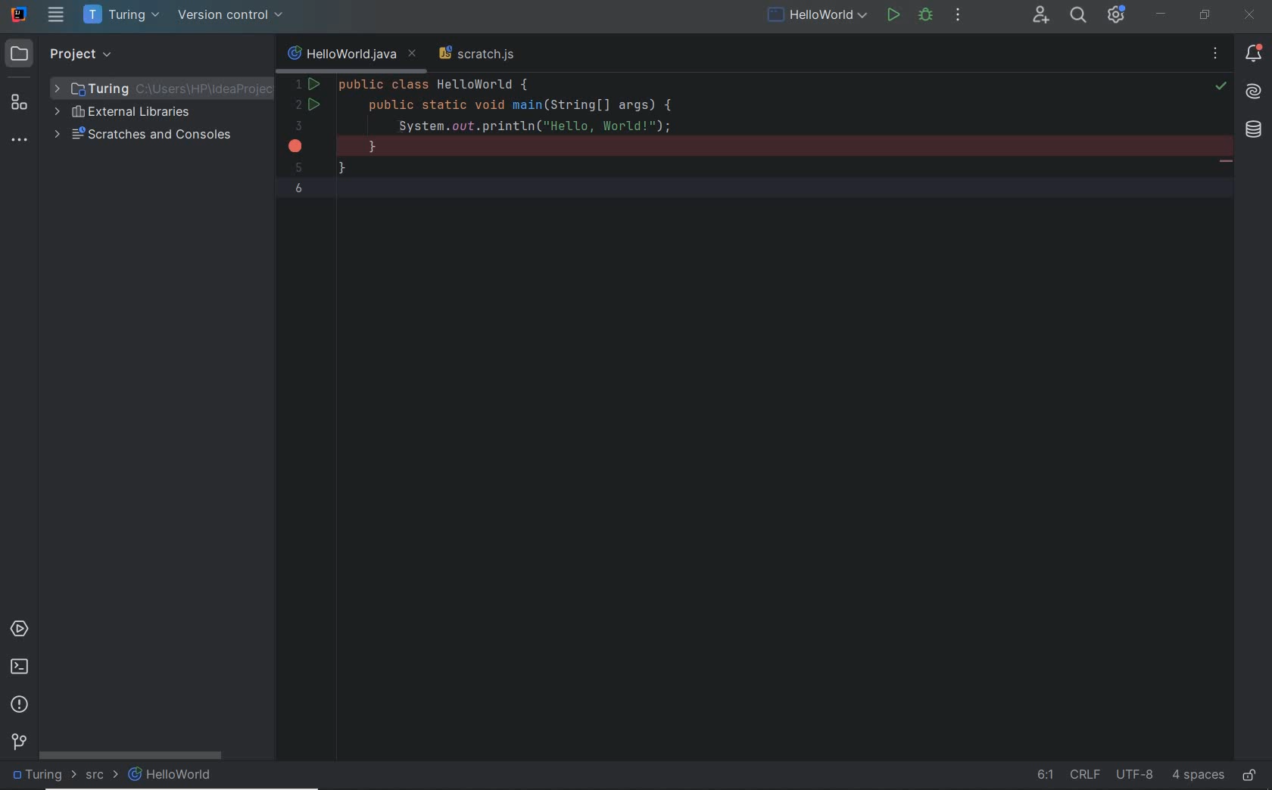 This screenshot has height=790, width=1272. What do you see at coordinates (958, 17) in the screenshot?
I see `more actions` at bounding box center [958, 17].